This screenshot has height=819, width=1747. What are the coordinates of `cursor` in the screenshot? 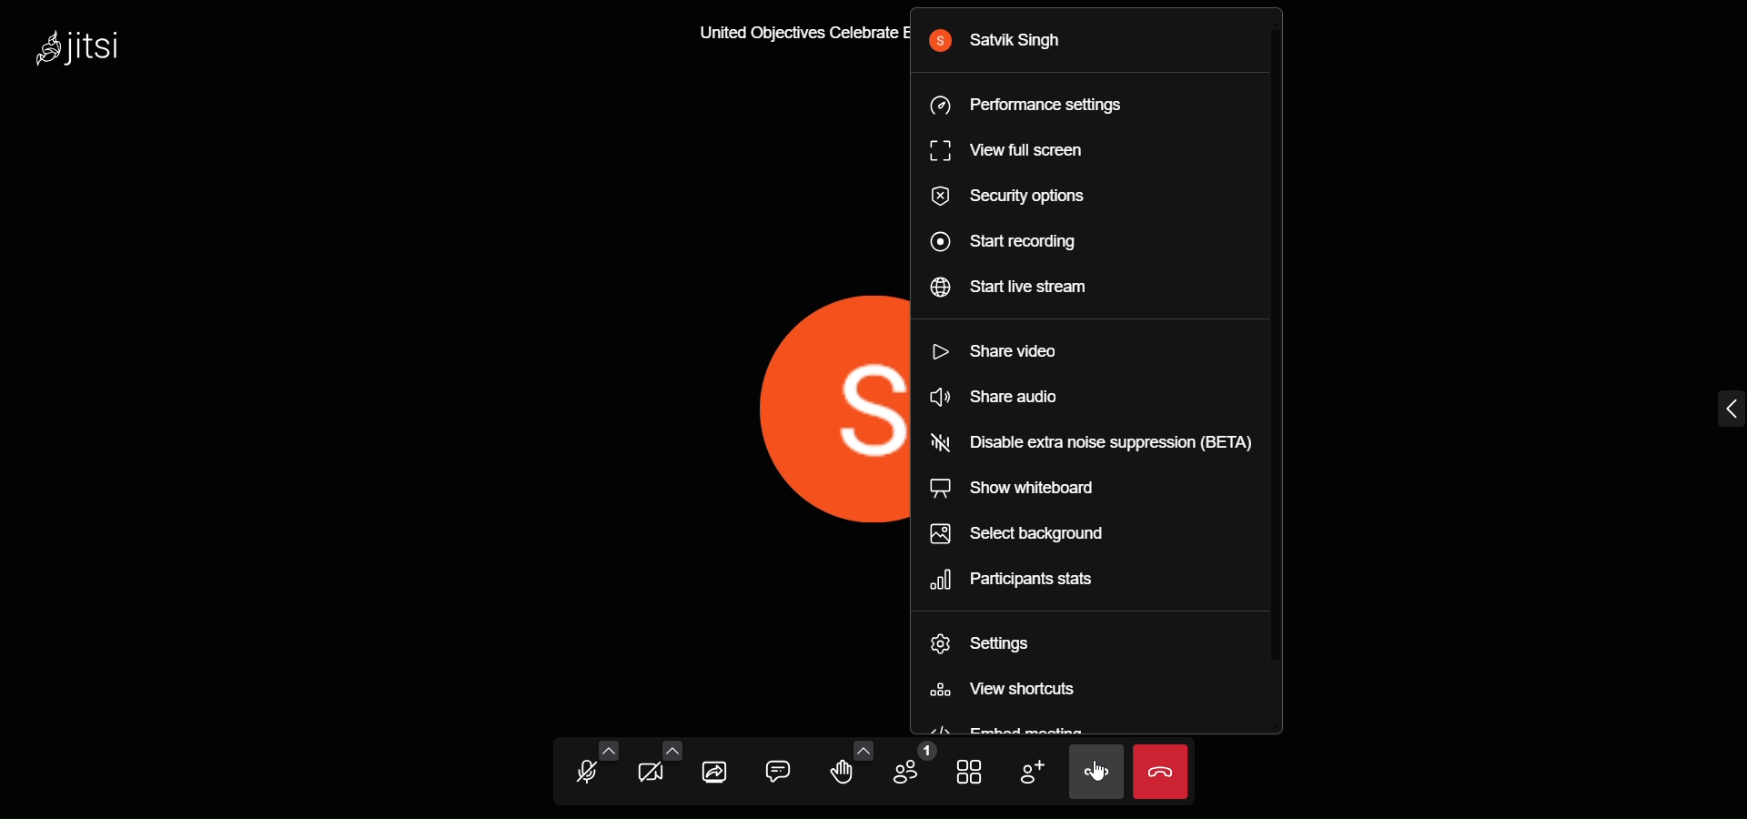 It's located at (1086, 784).